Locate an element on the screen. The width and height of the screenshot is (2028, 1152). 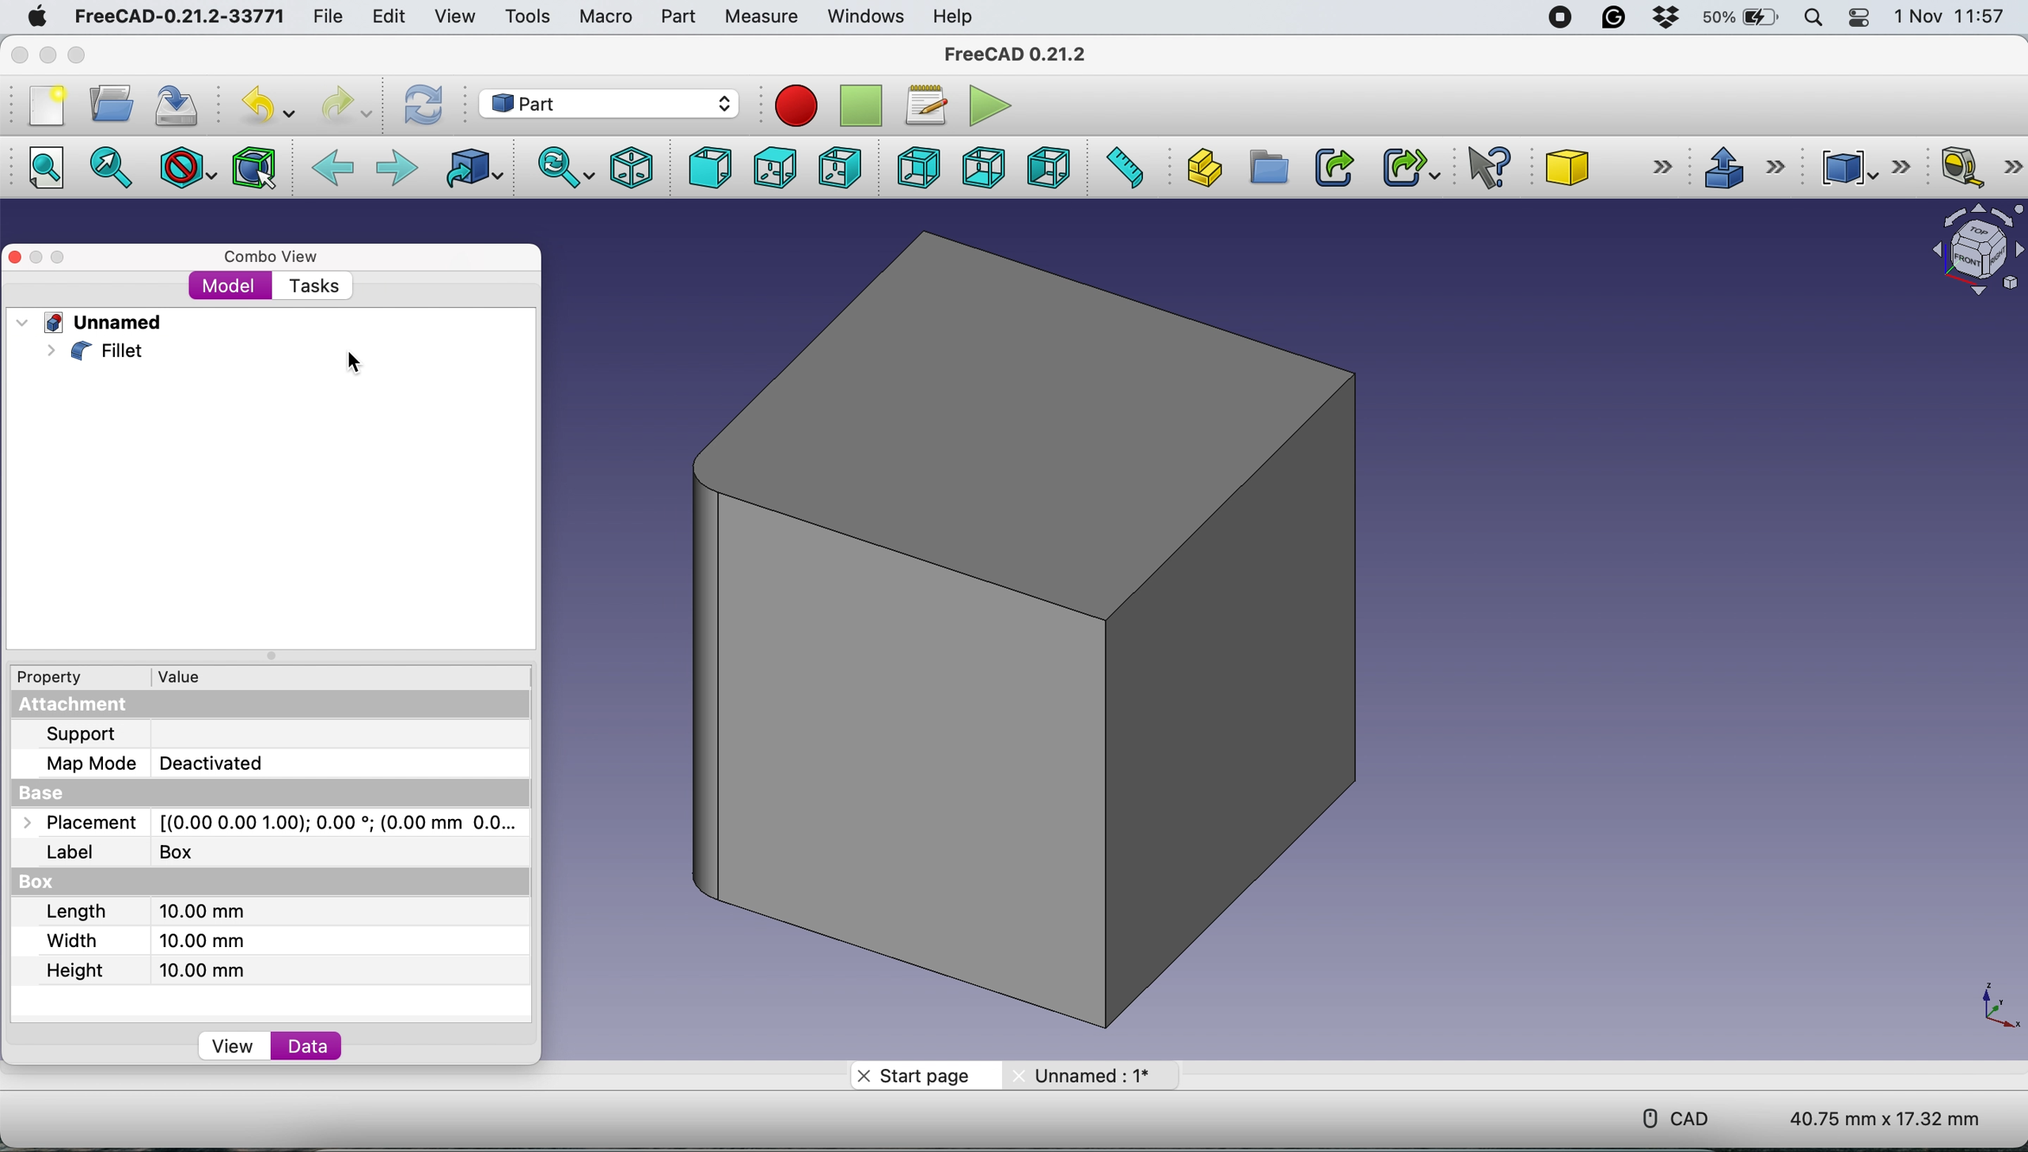
lavel is located at coordinates (130, 855).